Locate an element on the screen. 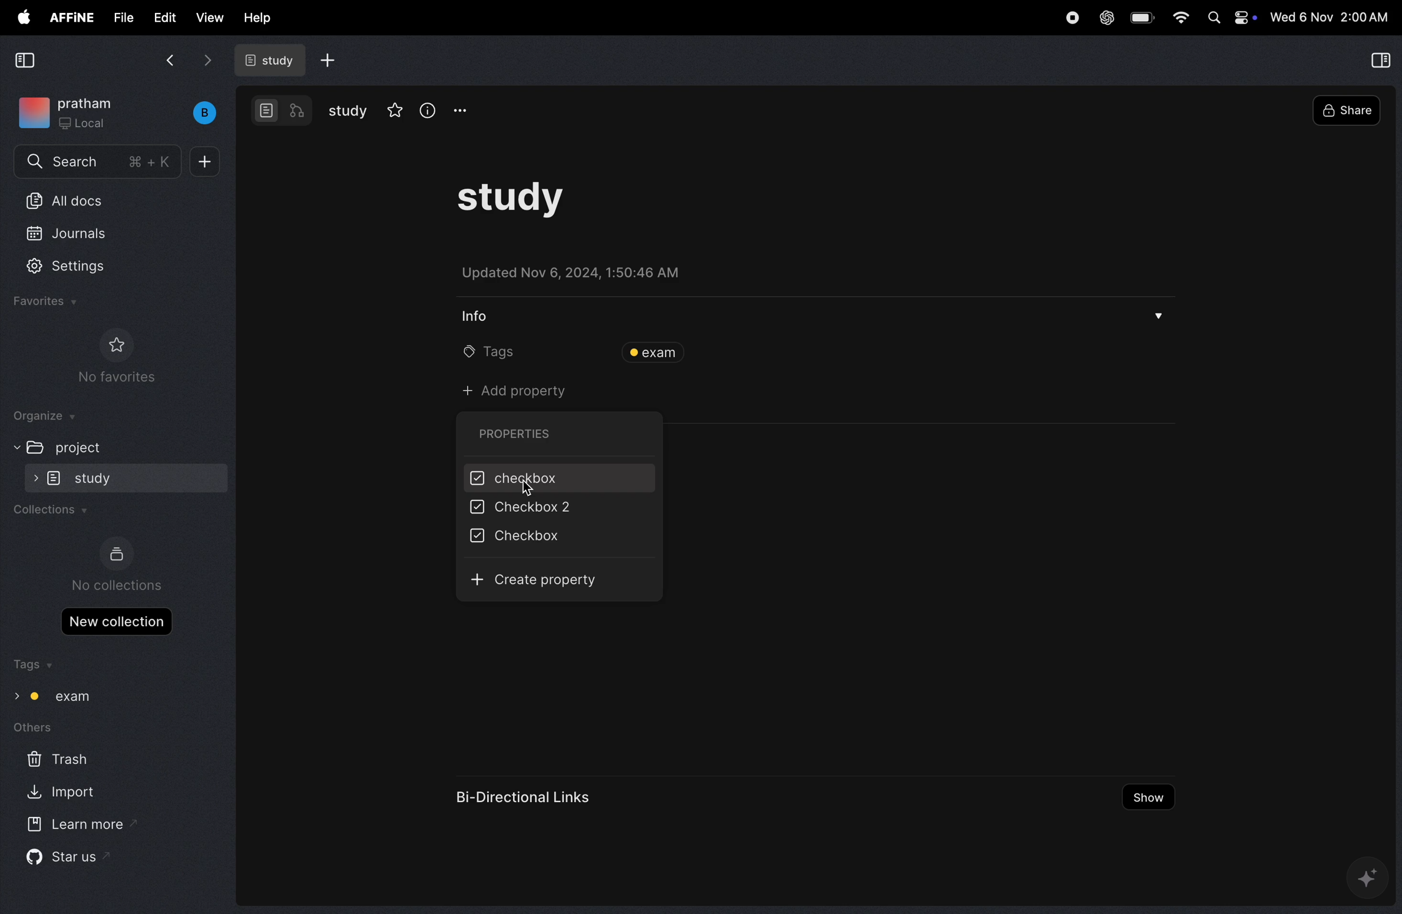  chatgpt is located at coordinates (1103, 18).